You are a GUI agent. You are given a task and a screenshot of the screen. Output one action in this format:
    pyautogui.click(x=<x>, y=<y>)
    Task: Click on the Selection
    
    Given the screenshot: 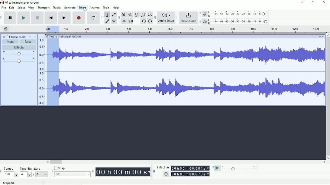 What is the action you would take?
    pyautogui.click(x=163, y=167)
    